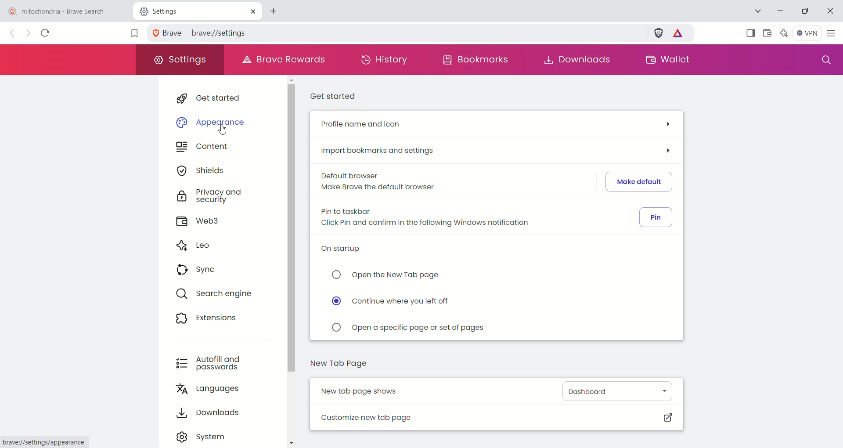 The width and height of the screenshot is (843, 448). Describe the element at coordinates (833, 33) in the screenshot. I see `customize and control brave` at that location.